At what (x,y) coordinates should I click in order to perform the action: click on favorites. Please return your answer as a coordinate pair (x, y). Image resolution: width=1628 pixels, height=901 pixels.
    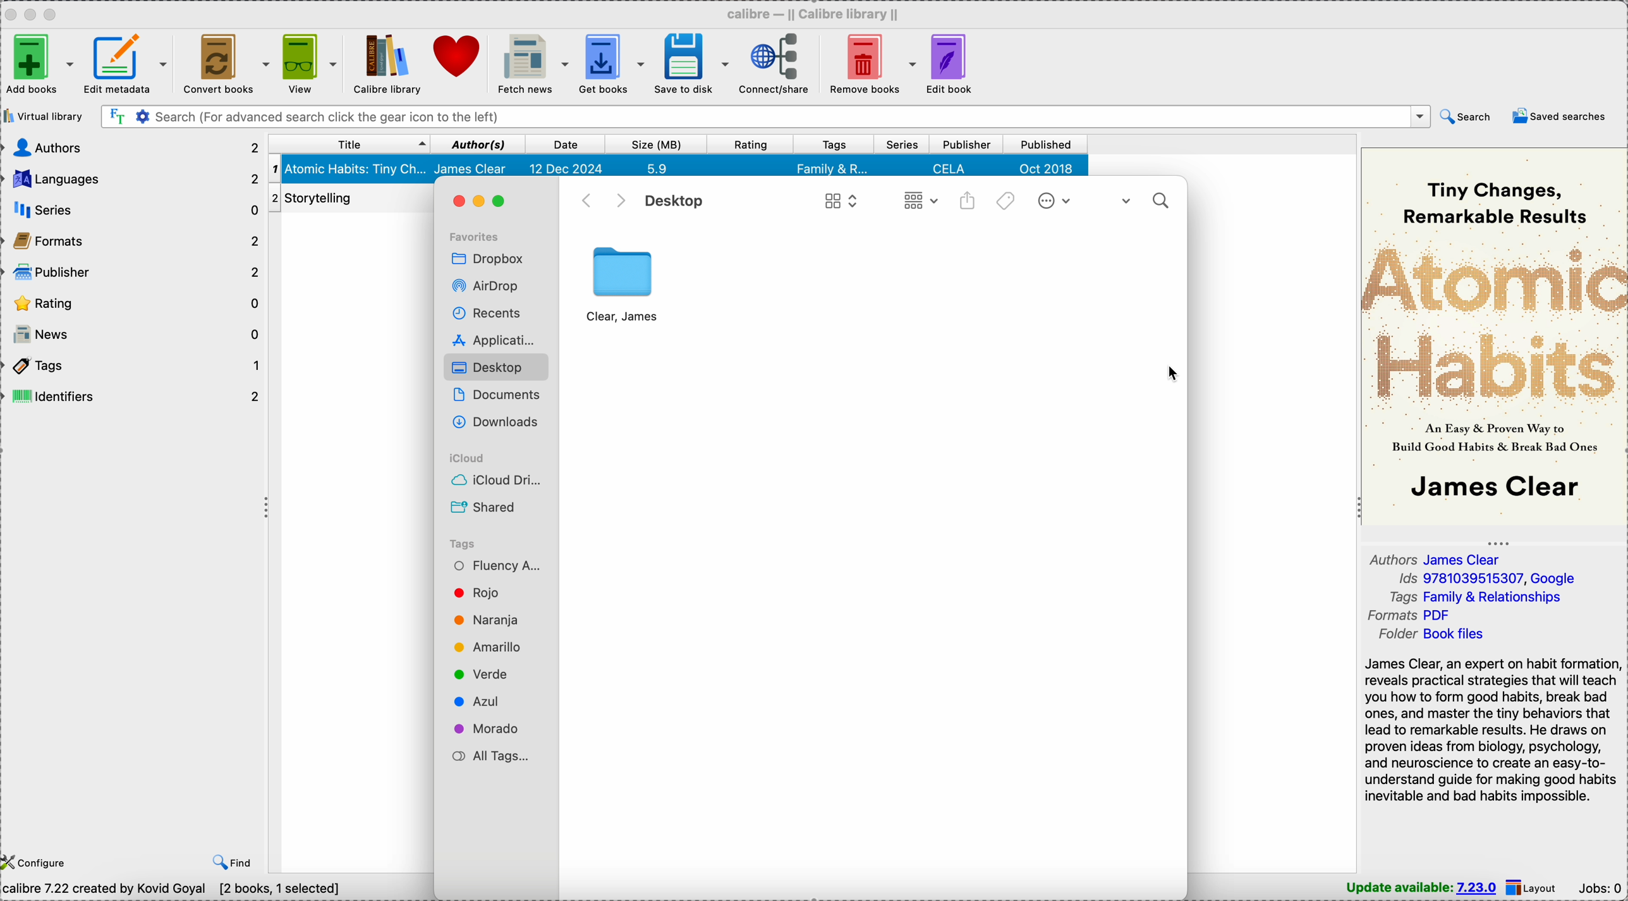
    Looking at the image, I should click on (476, 236).